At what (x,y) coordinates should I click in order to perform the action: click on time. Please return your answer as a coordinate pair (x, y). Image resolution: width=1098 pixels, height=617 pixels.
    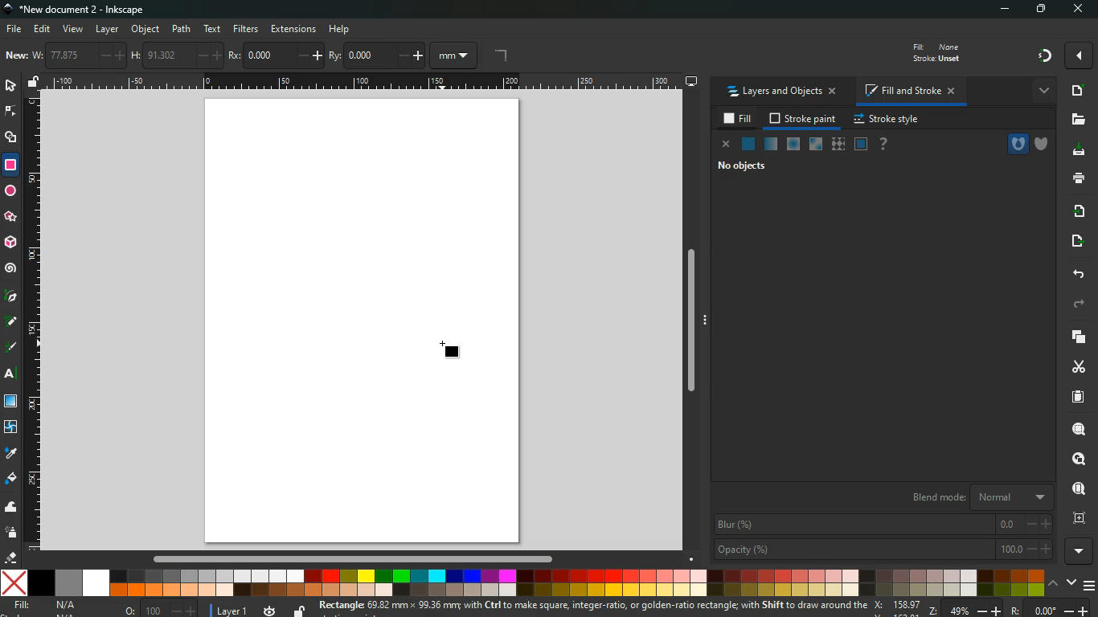
    Looking at the image, I should click on (268, 610).